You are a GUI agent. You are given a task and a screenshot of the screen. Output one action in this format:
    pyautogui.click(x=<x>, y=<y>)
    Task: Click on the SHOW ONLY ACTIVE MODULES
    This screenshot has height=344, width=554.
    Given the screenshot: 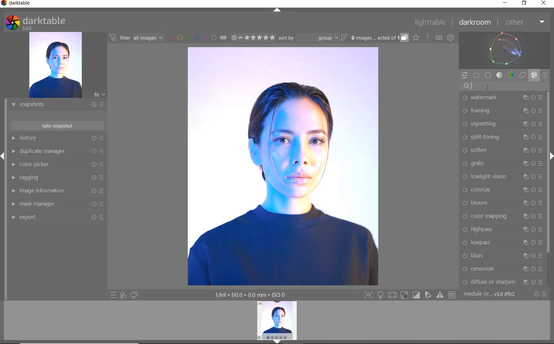 What is the action you would take?
    pyautogui.click(x=477, y=75)
    